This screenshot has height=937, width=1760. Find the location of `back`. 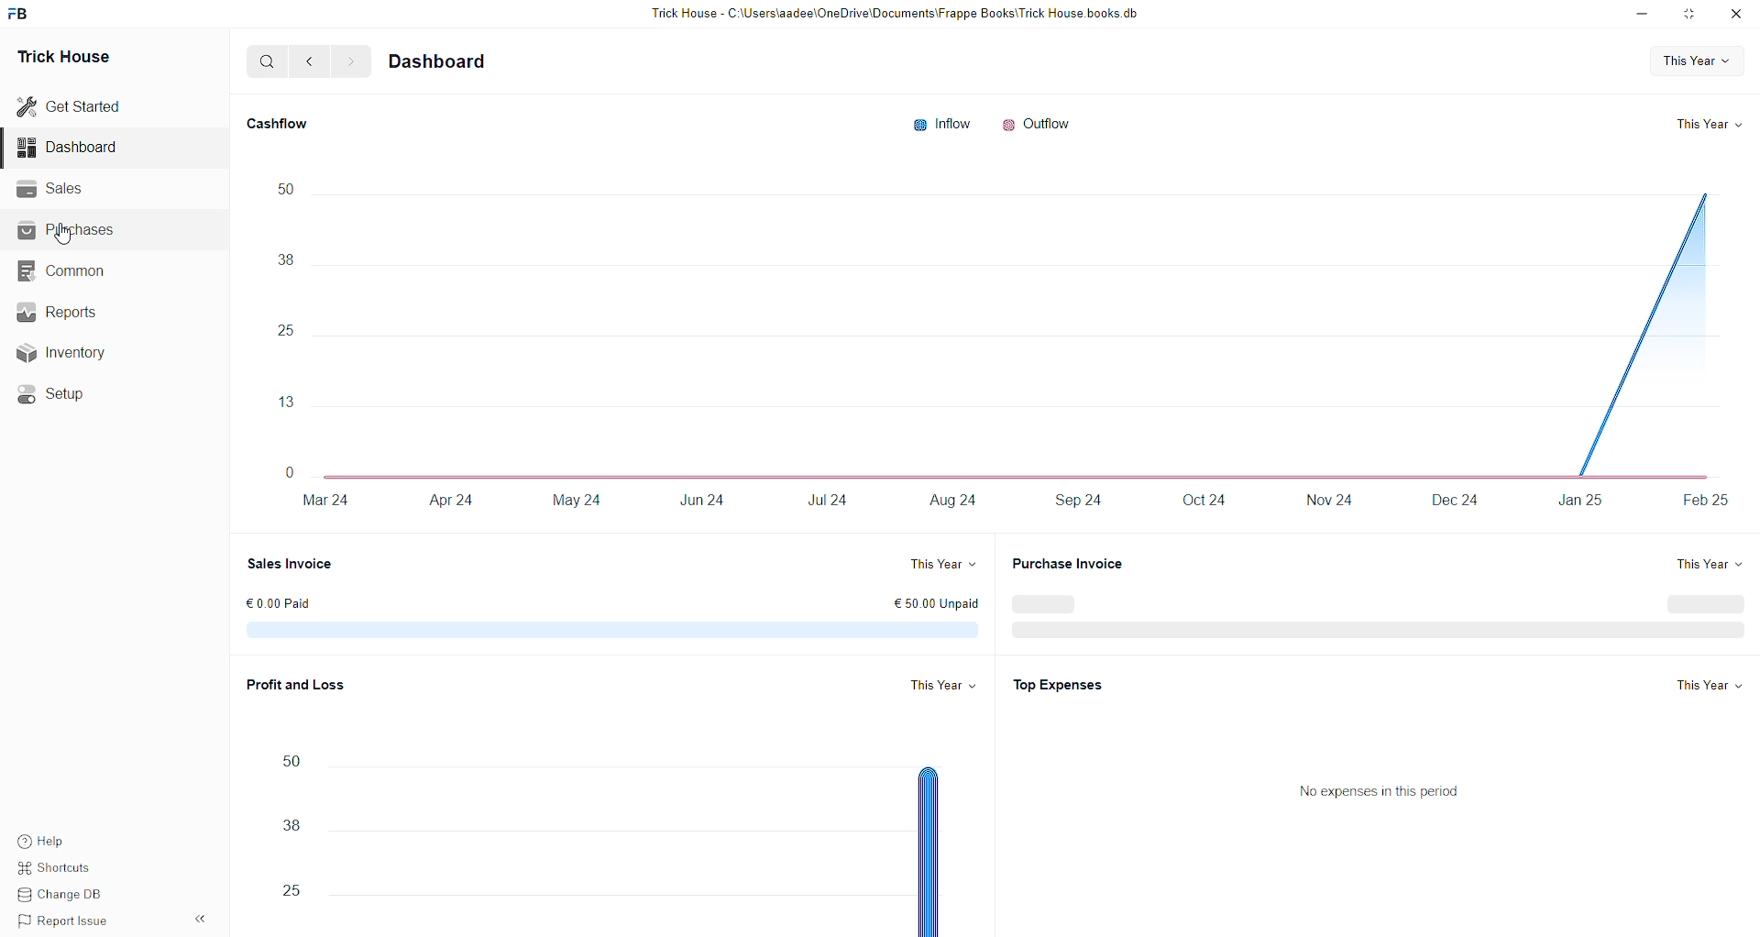

back is located at coordinates (308, 62).